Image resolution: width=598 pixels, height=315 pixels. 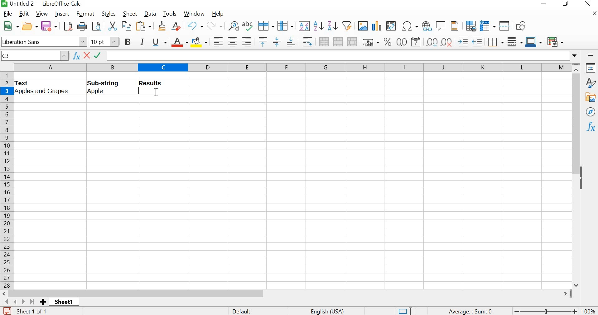 What do you see at coordinates (276, 42) in the screenshot?
I see `center vertically` at bounding box center [276, 42].